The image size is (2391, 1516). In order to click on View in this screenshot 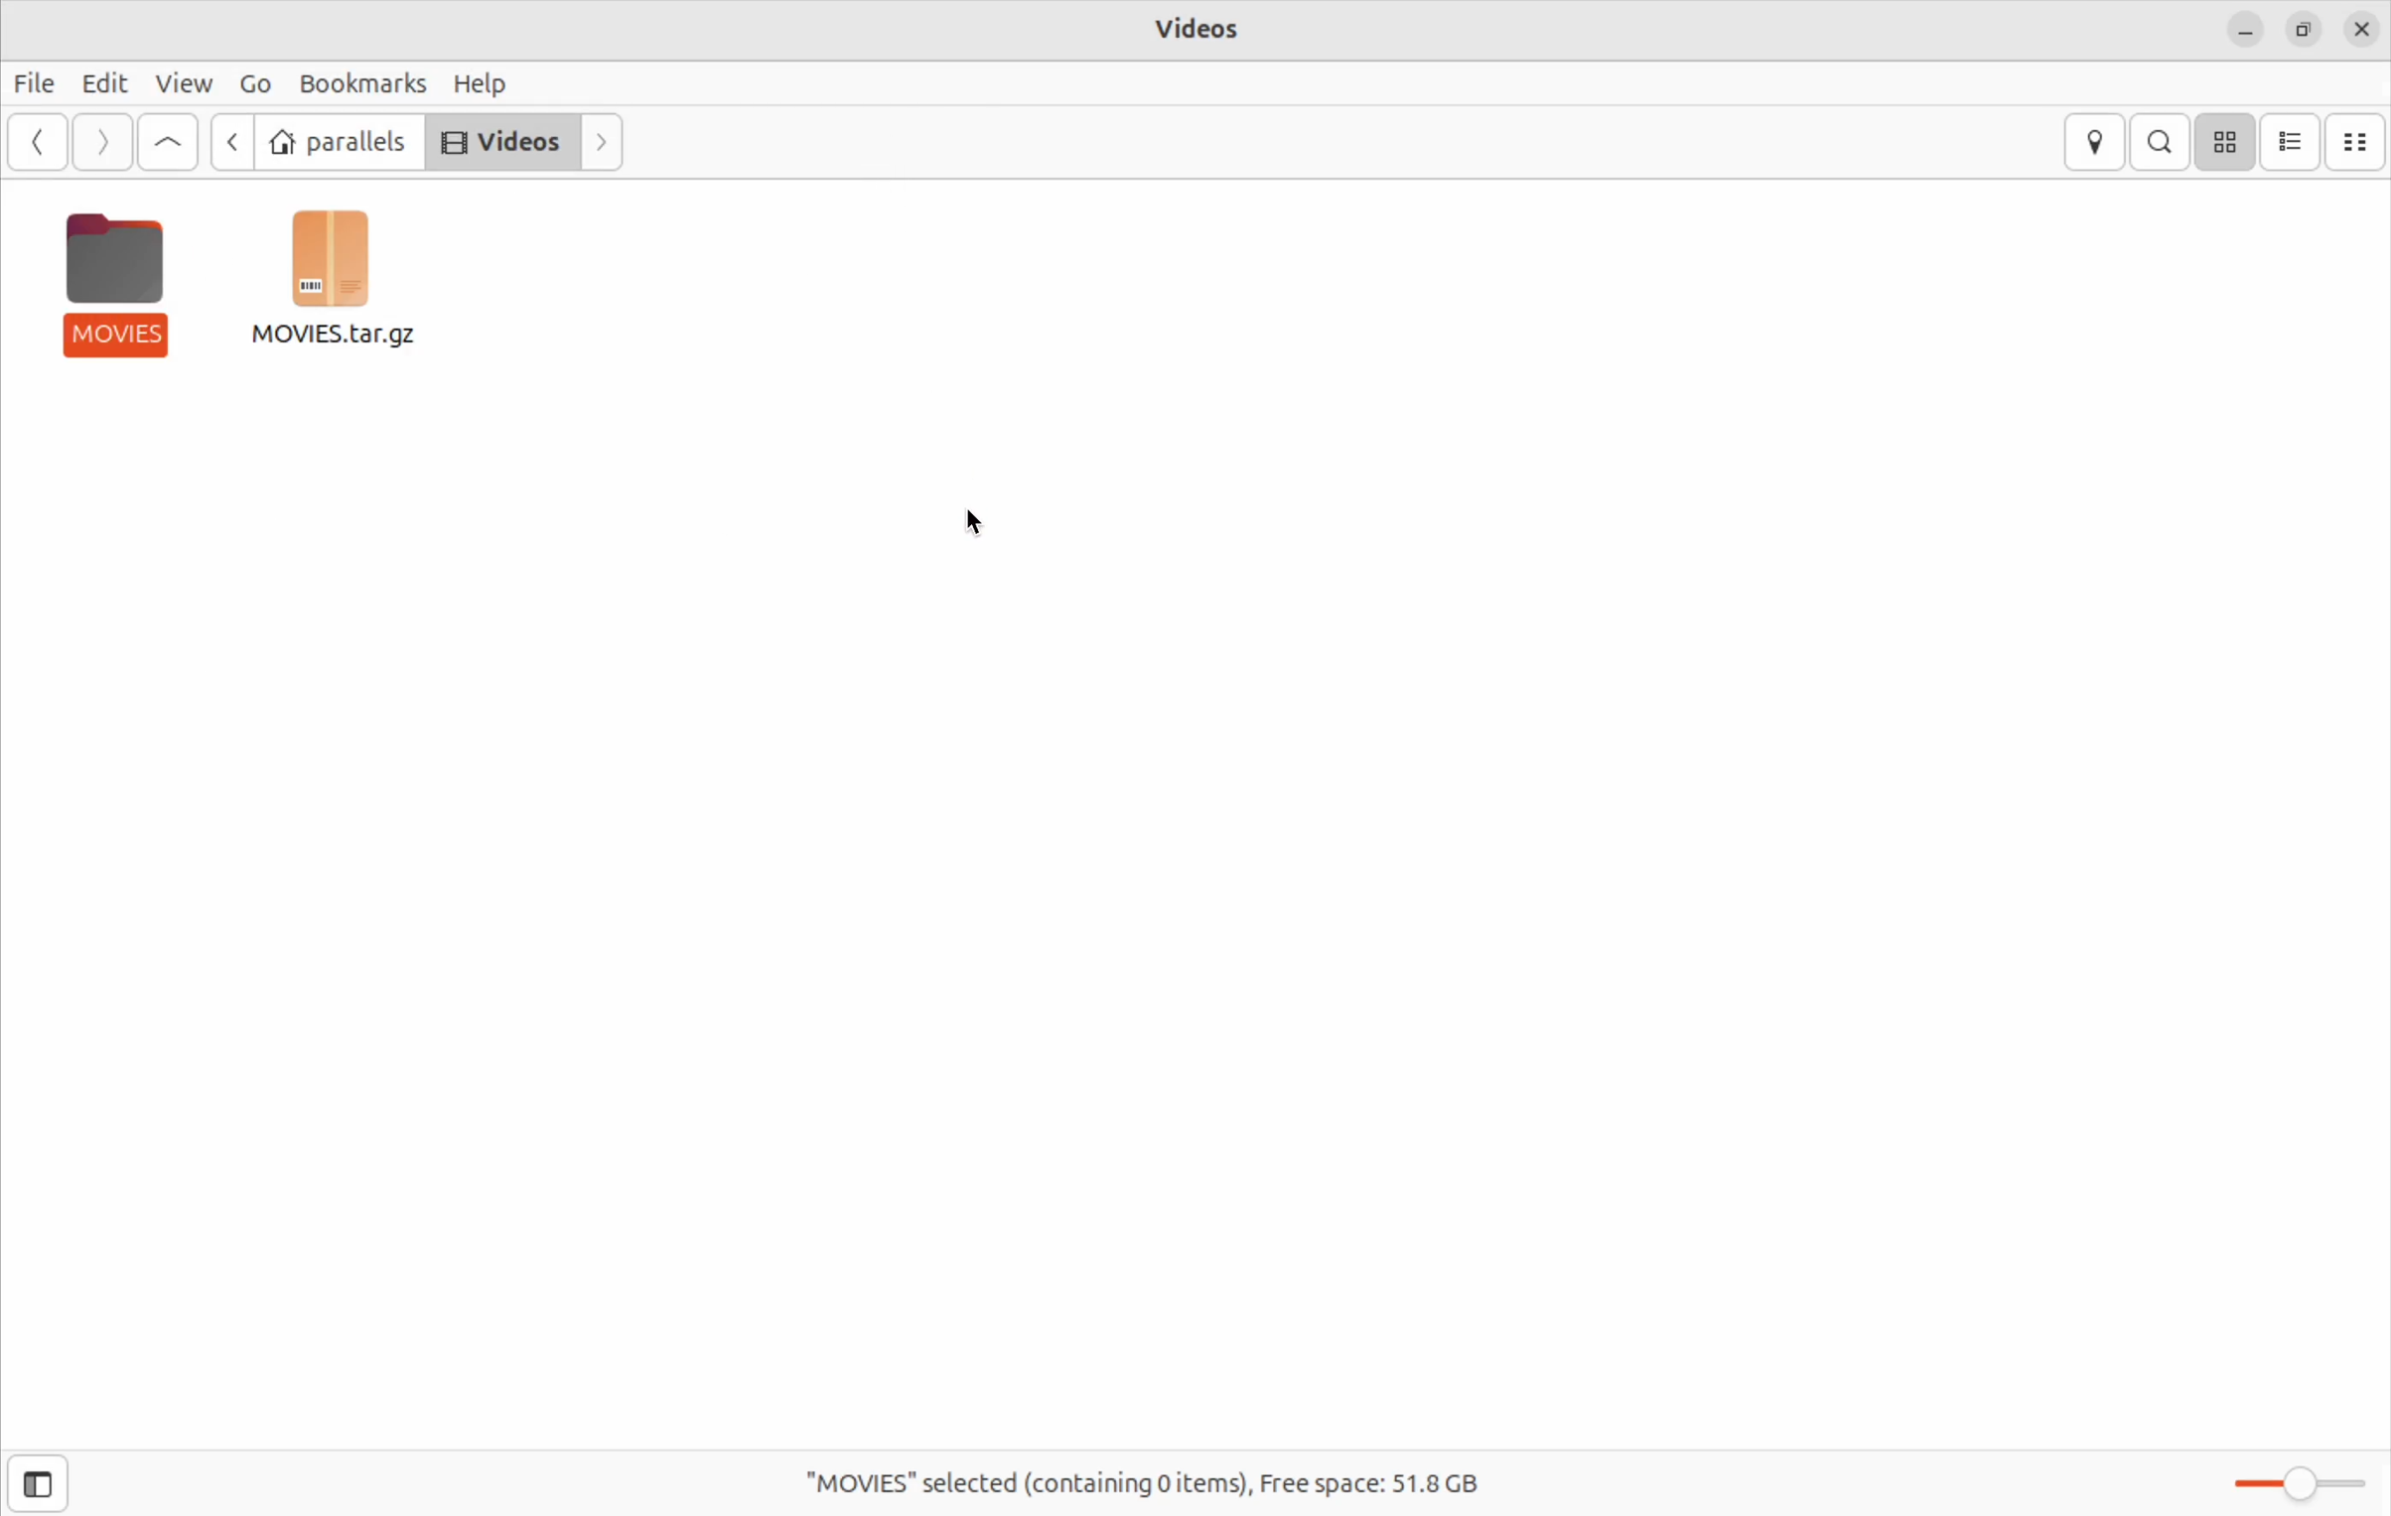, I will do `click(180, 83)`.